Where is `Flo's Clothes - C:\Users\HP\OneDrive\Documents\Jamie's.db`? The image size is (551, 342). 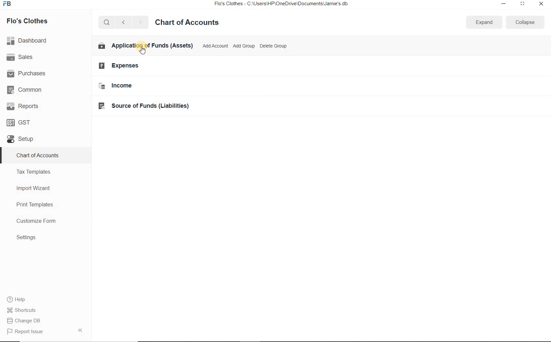
Flo's Clothes - C:\Users\HP\OneDrive\Documents\Jamie's.db is located at coordinates (282, 5).